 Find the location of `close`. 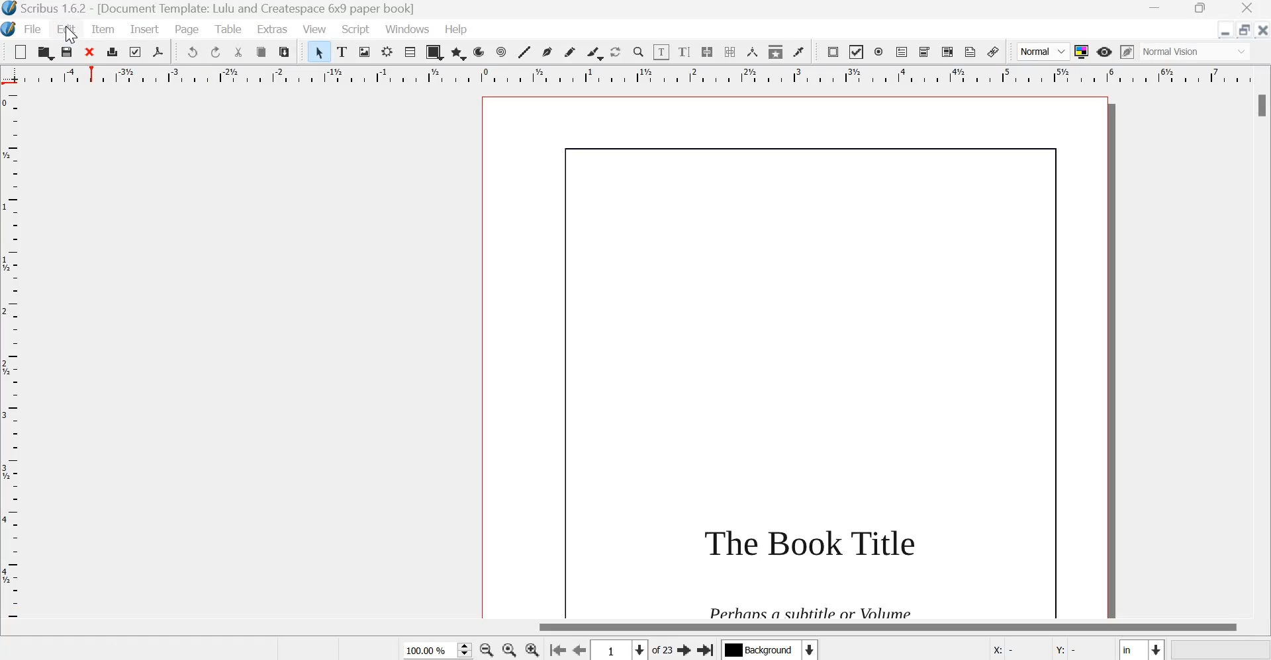

close is located at coordinates (90, 52).